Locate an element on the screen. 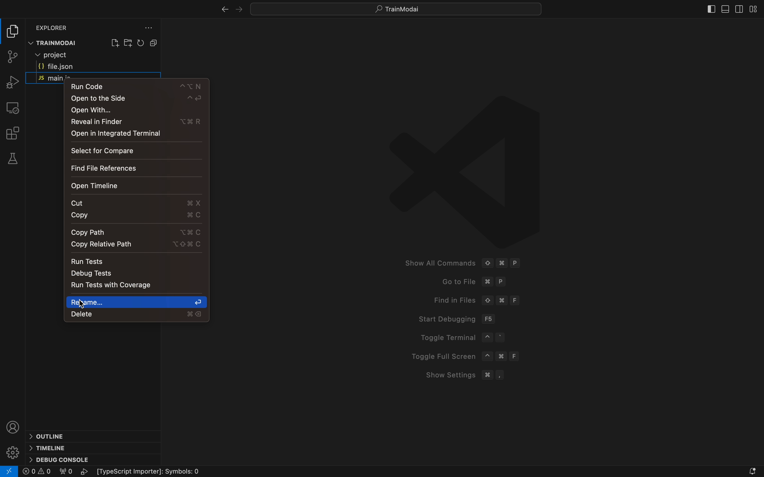 This screenshot has width=764, height=477. right arrow is located at coordinates (223, 9).